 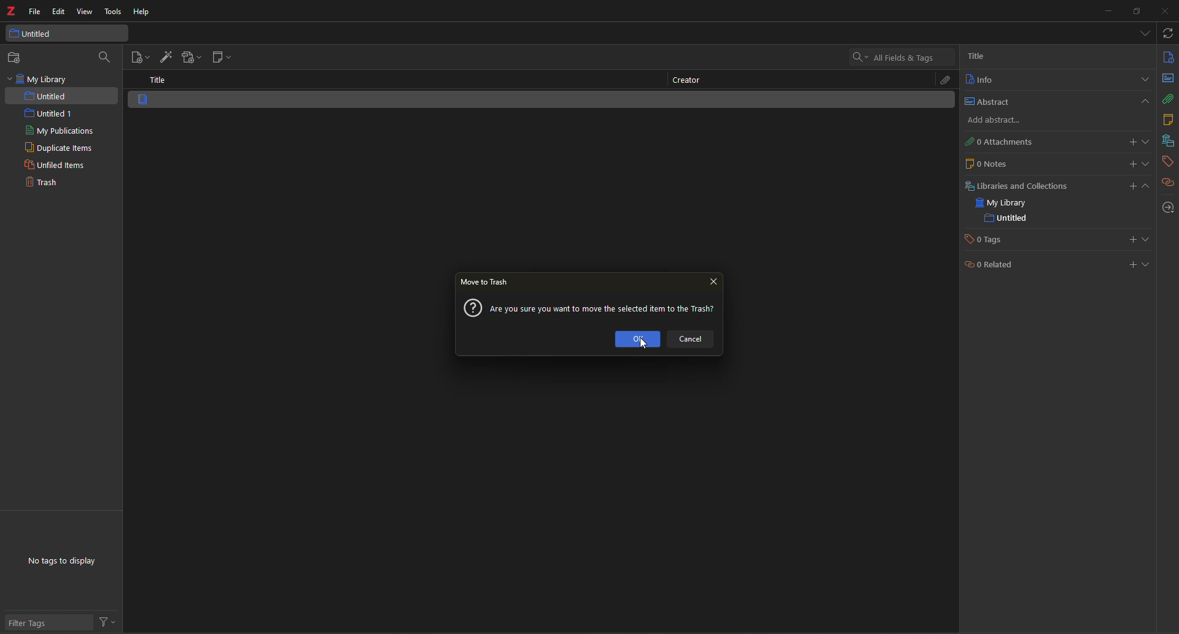 I want to click on attach, so click(x=941, y=81).